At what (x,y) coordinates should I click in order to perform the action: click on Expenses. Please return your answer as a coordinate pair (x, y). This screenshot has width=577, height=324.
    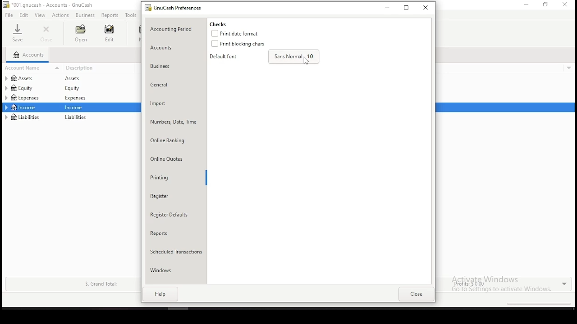
    Looking at the image, I should click on (74, 99).